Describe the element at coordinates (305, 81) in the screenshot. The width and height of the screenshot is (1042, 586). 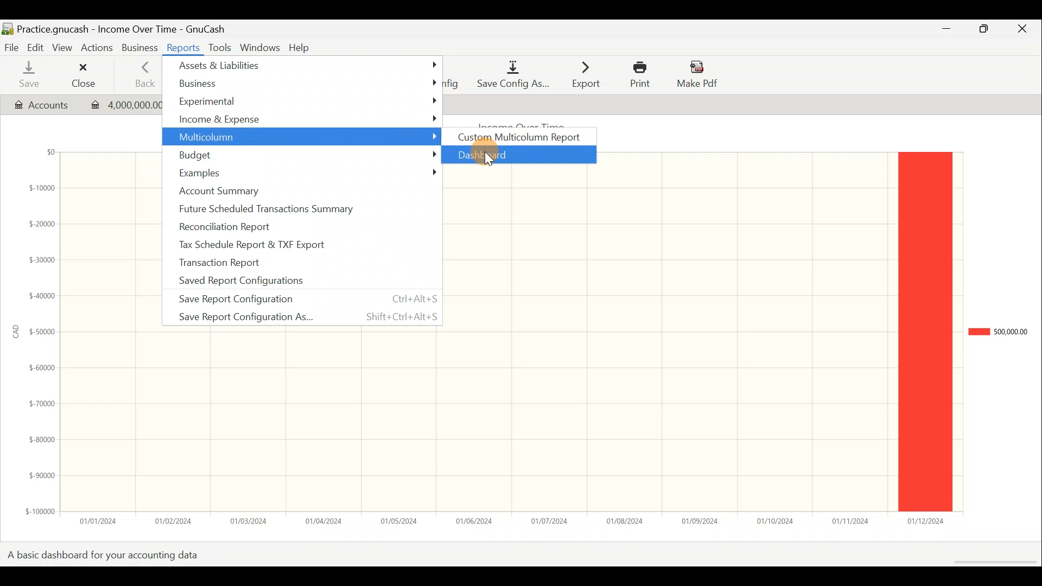
I see `Business` at that location.